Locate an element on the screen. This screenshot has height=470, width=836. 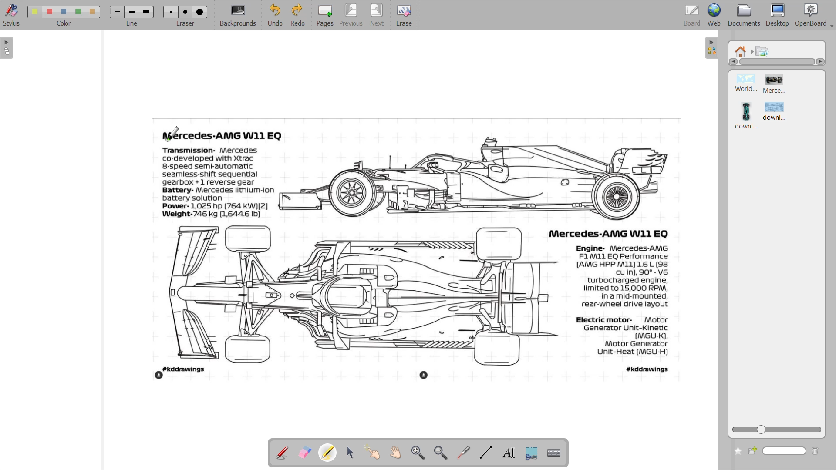
name box is located at coordinates (786, 451).